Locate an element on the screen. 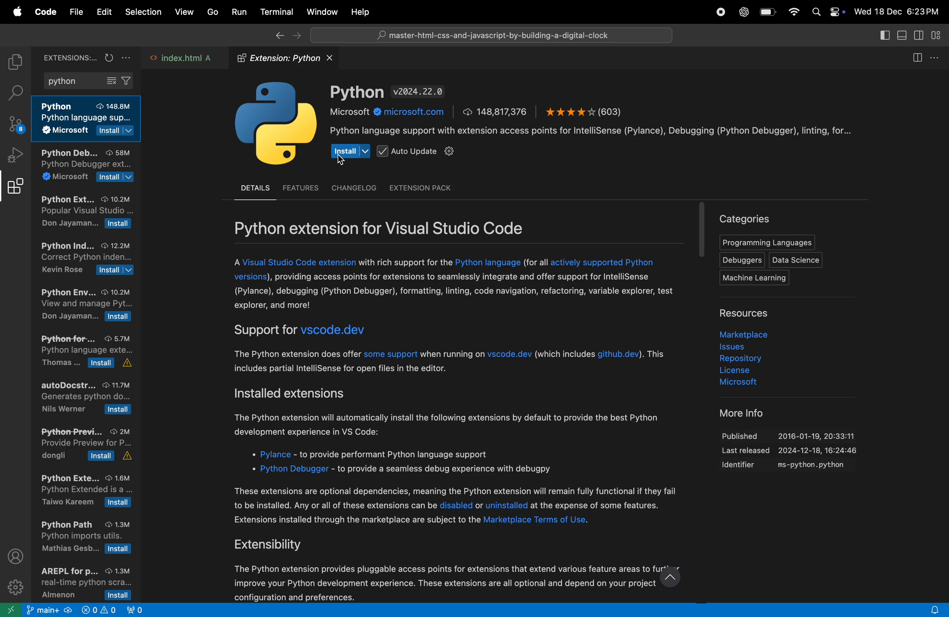  channel log is located at coordinates (353, 188).